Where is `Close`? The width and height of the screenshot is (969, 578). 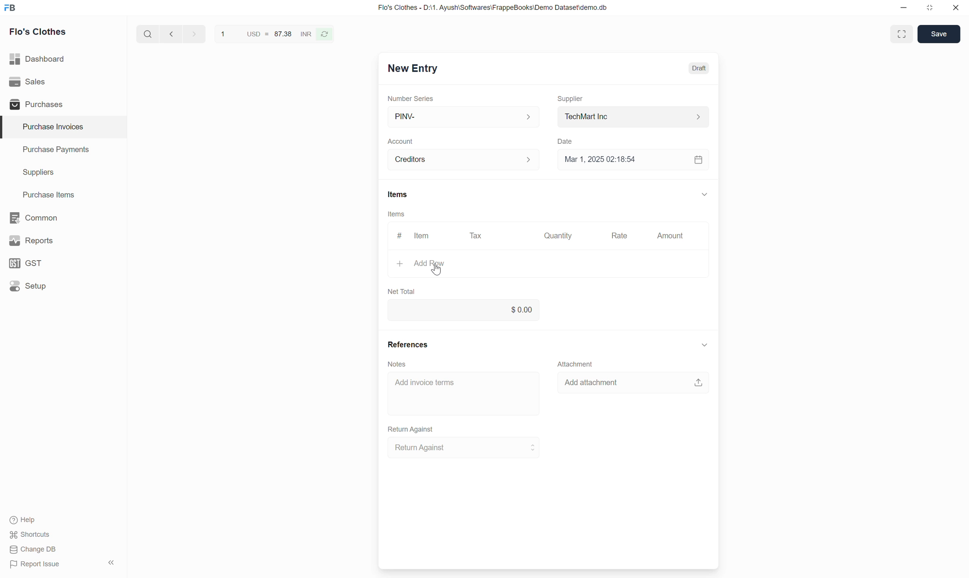
Close is located at coordinates (956, 7).